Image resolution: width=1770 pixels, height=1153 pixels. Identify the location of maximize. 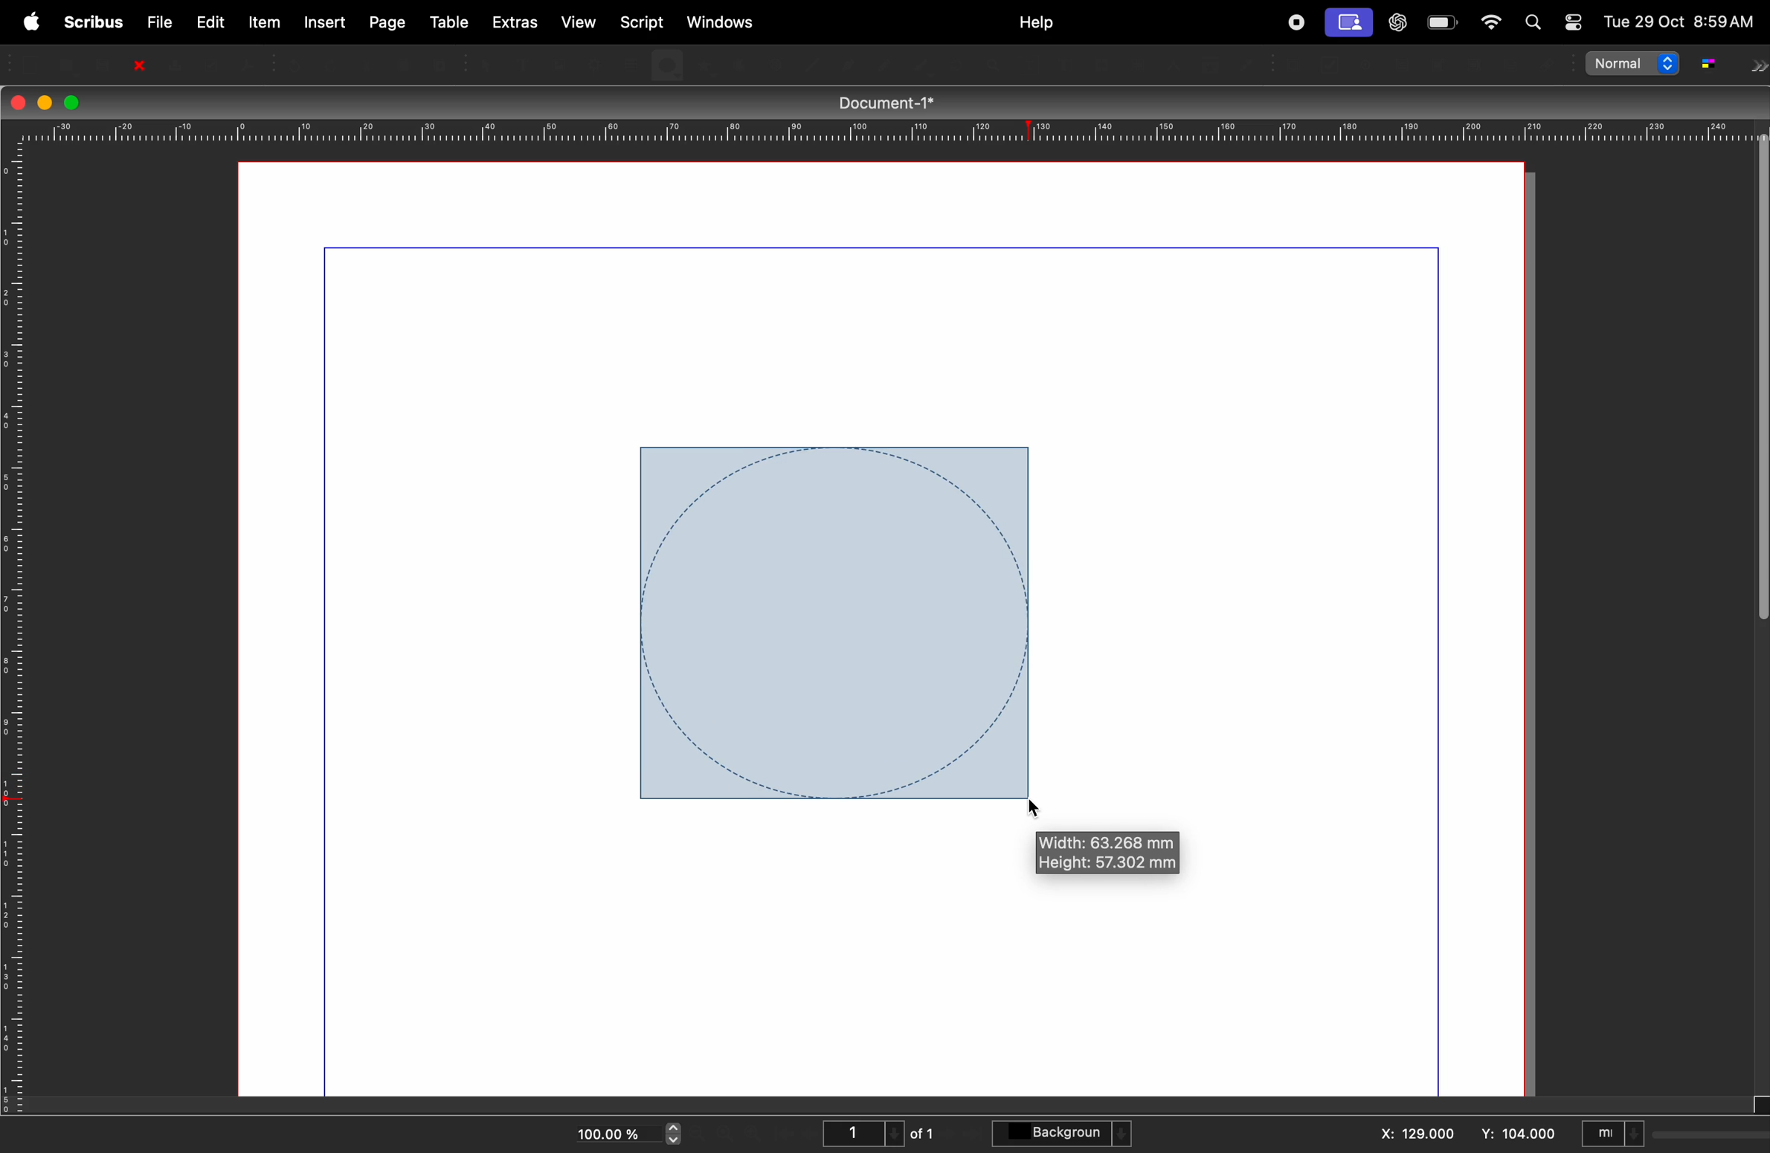
(74, 103).